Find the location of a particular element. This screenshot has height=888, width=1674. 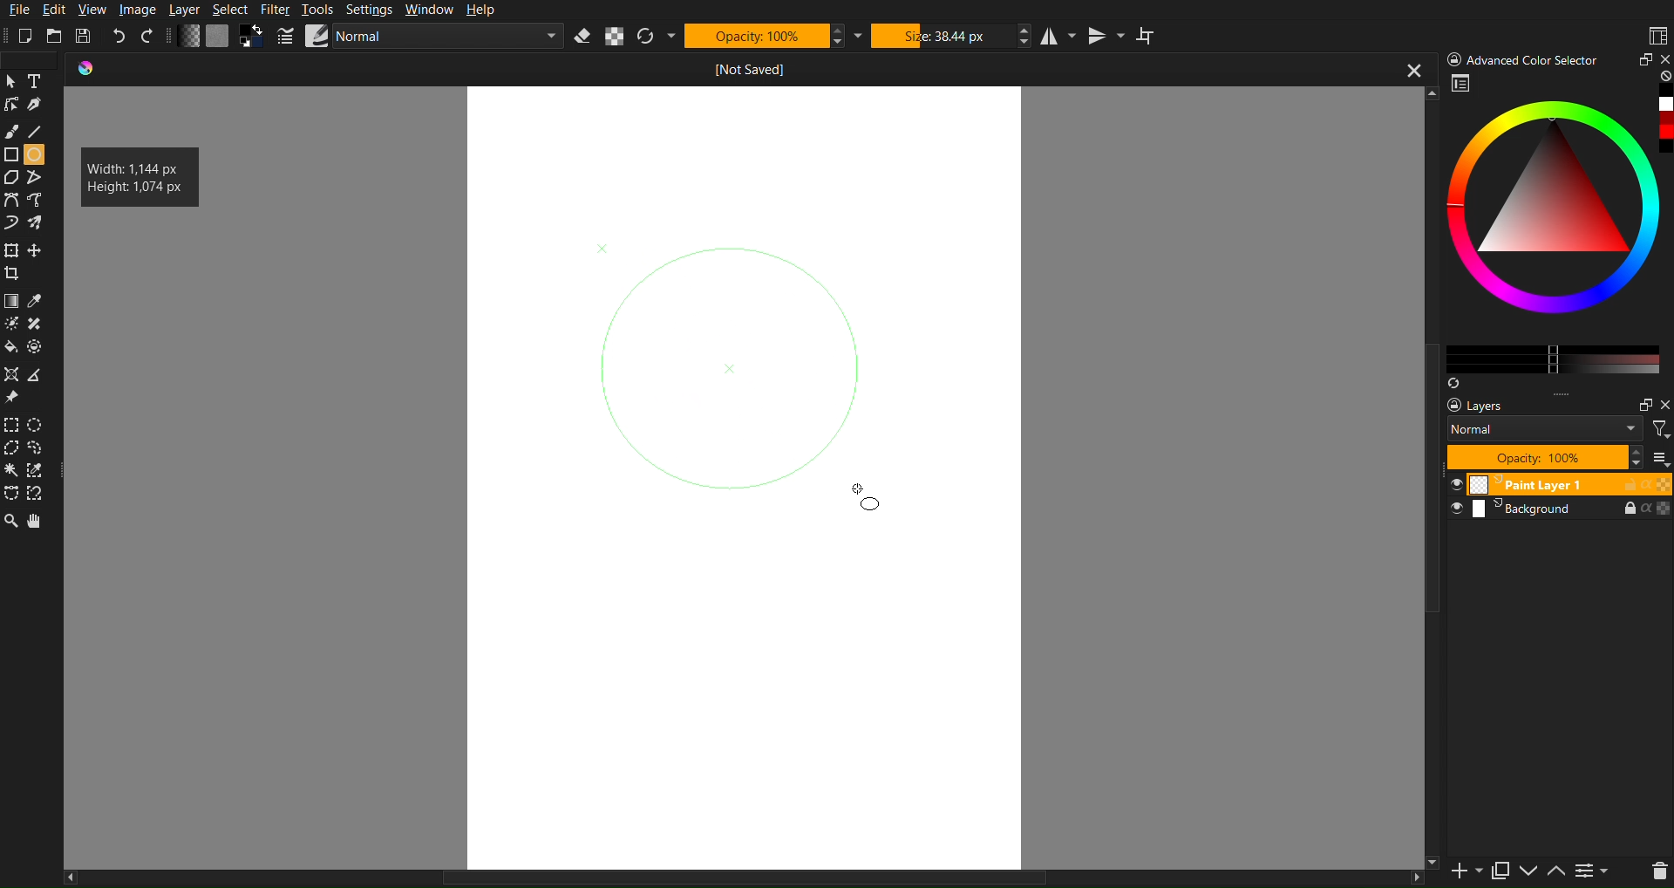

Opacity 100% is located at coordinates (1546, 456).